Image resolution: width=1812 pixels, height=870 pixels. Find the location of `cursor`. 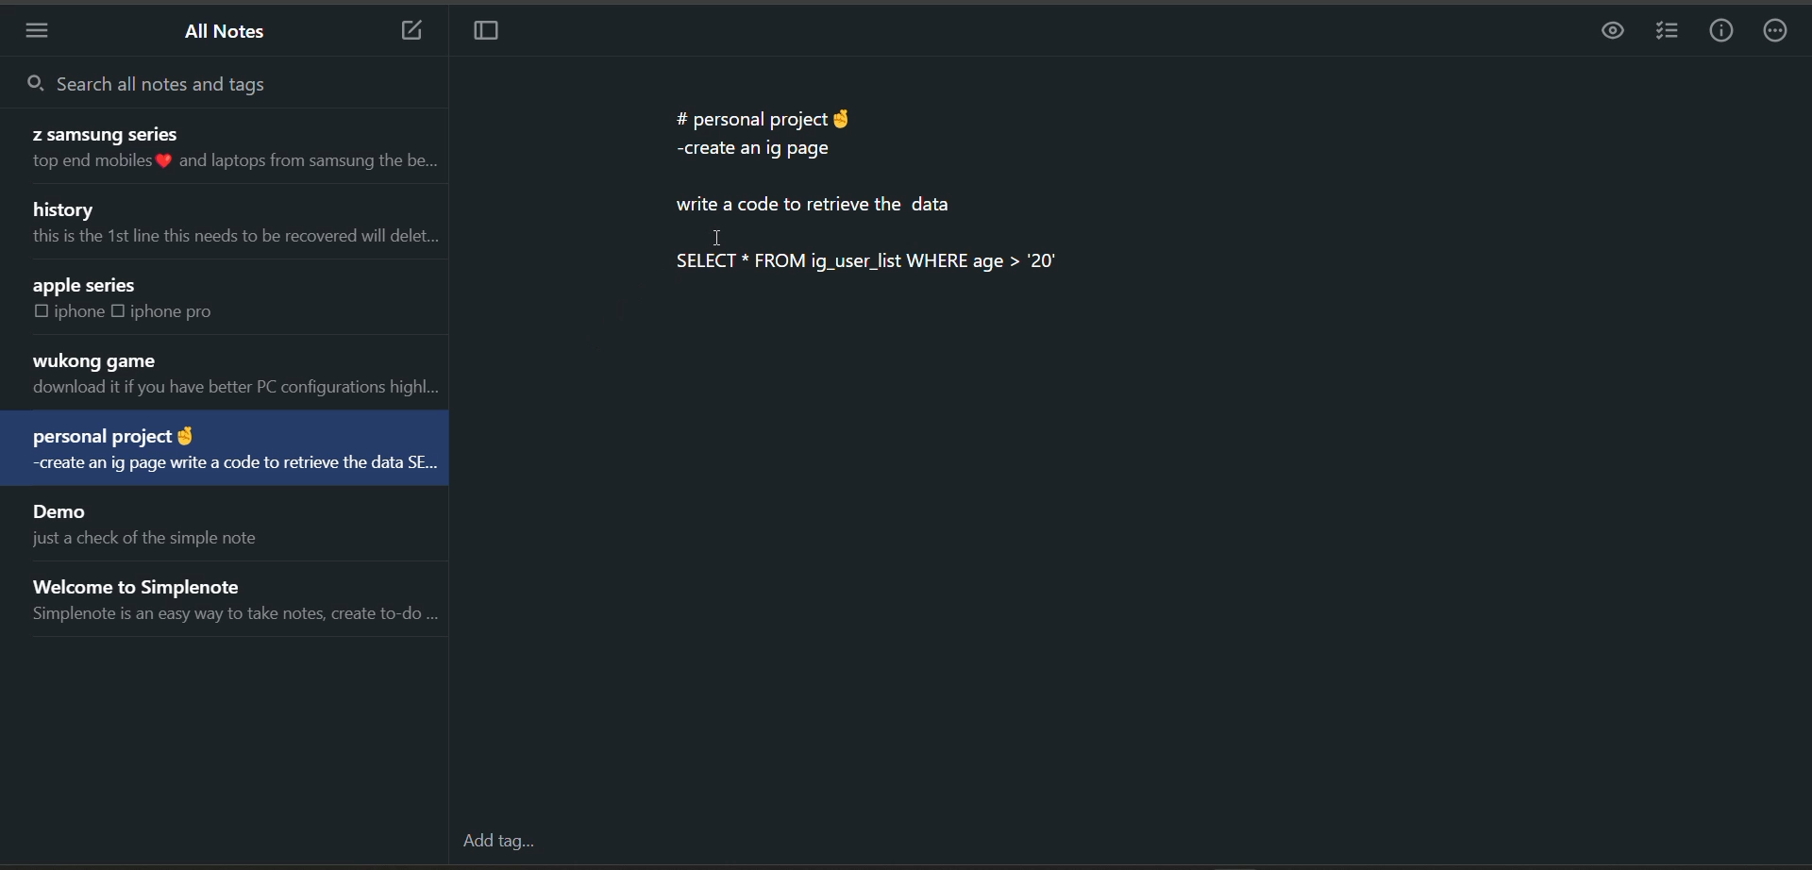

cursor is located at coordinates (717, 236).